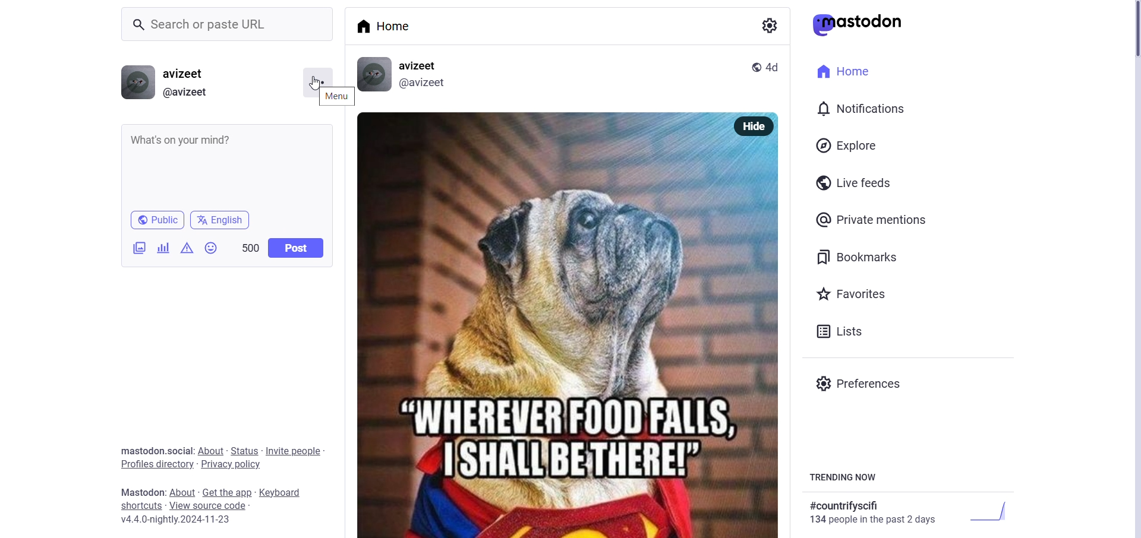 Image resolution: width=1141 pixels, height=538 pixels. What do you see at coordinates (568, 337) in the screenshot?
I see `post` at bounding box center [568, 337].